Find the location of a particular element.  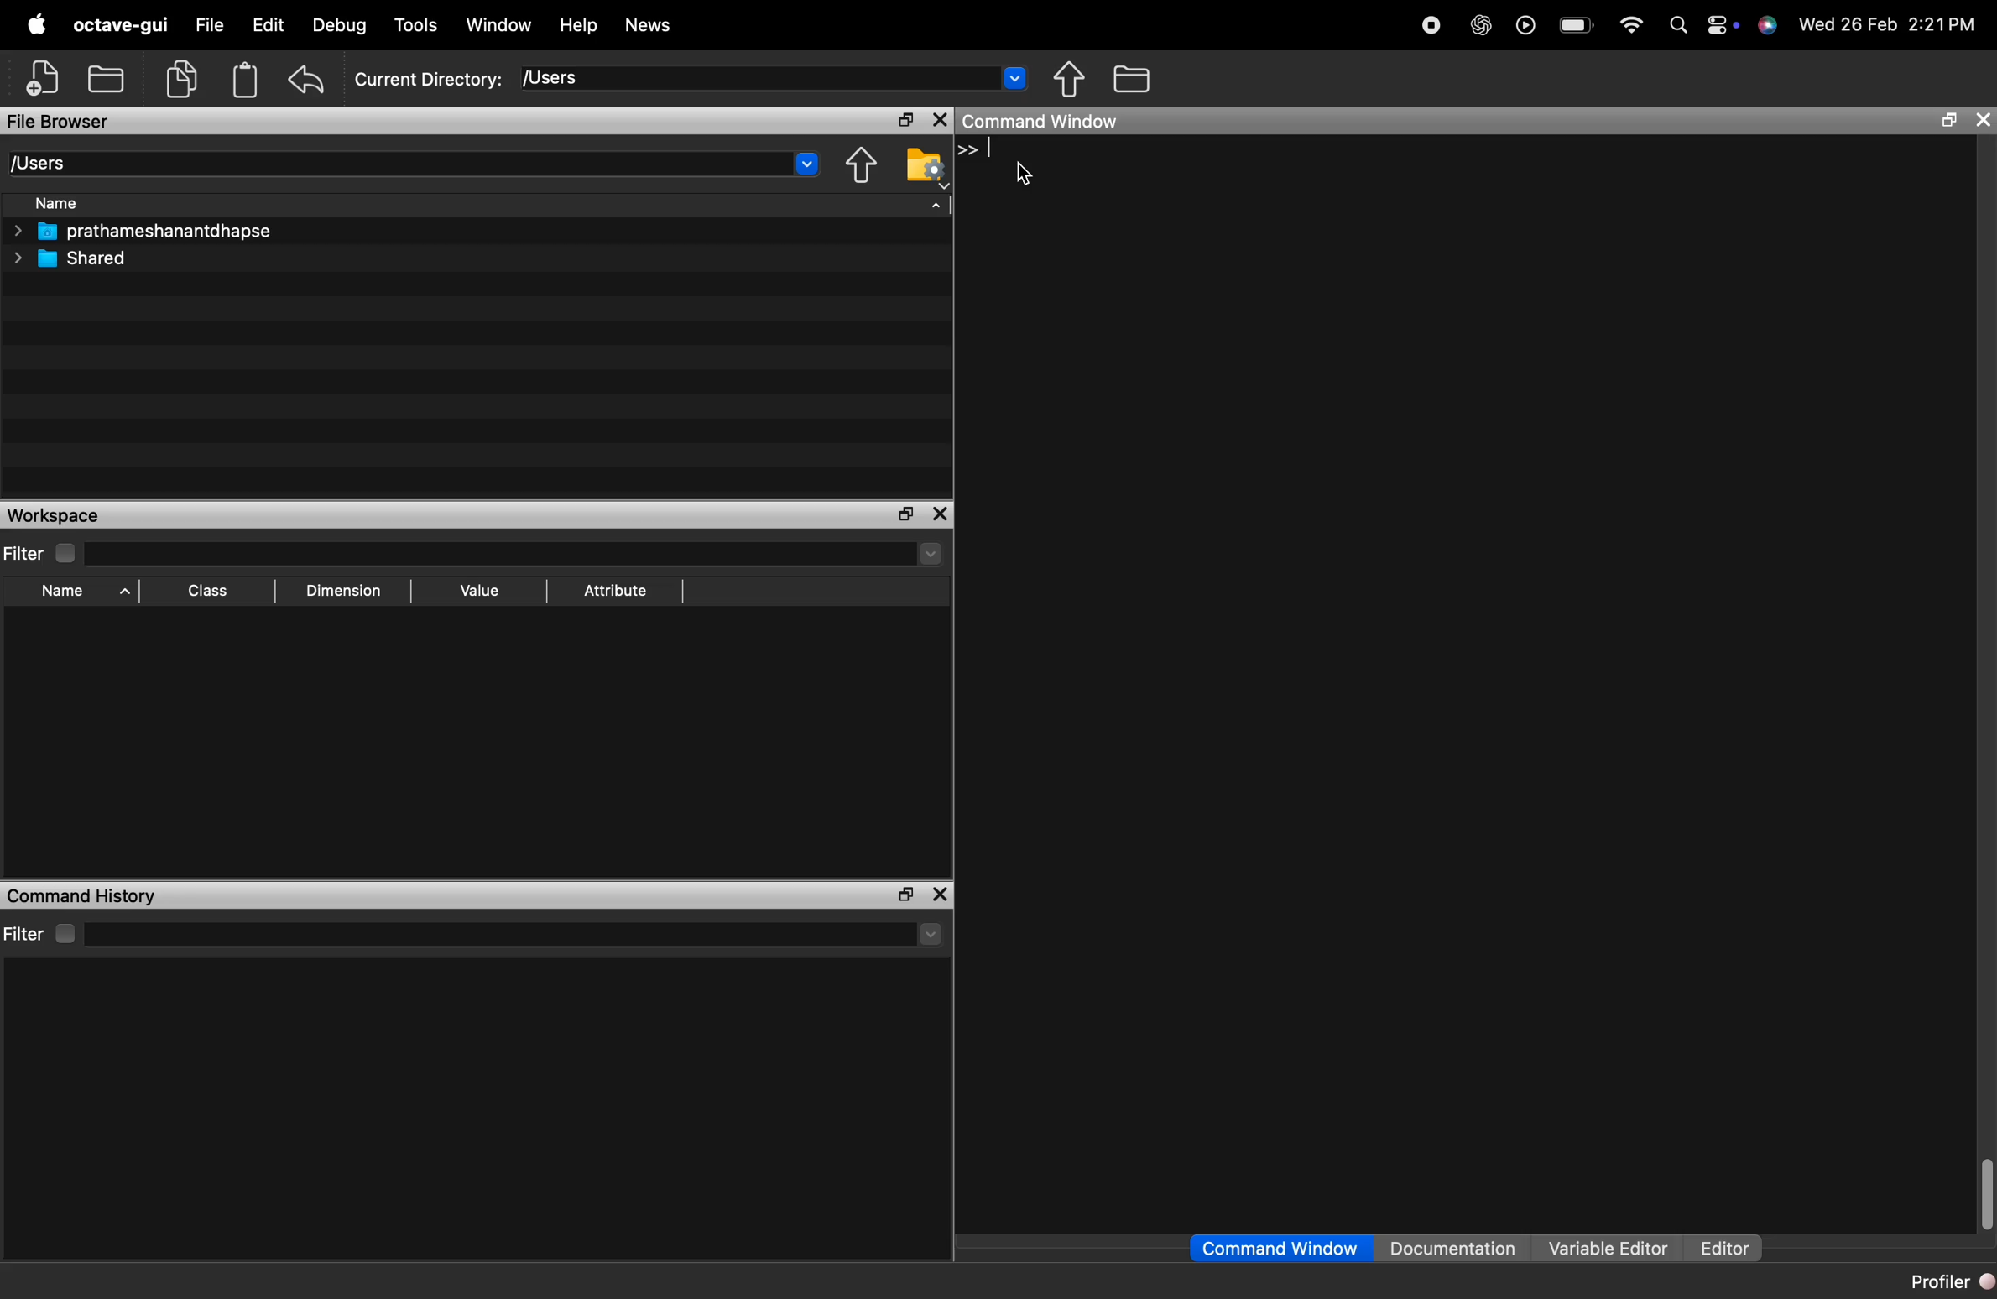

Help is located at coordinates (582, 24).